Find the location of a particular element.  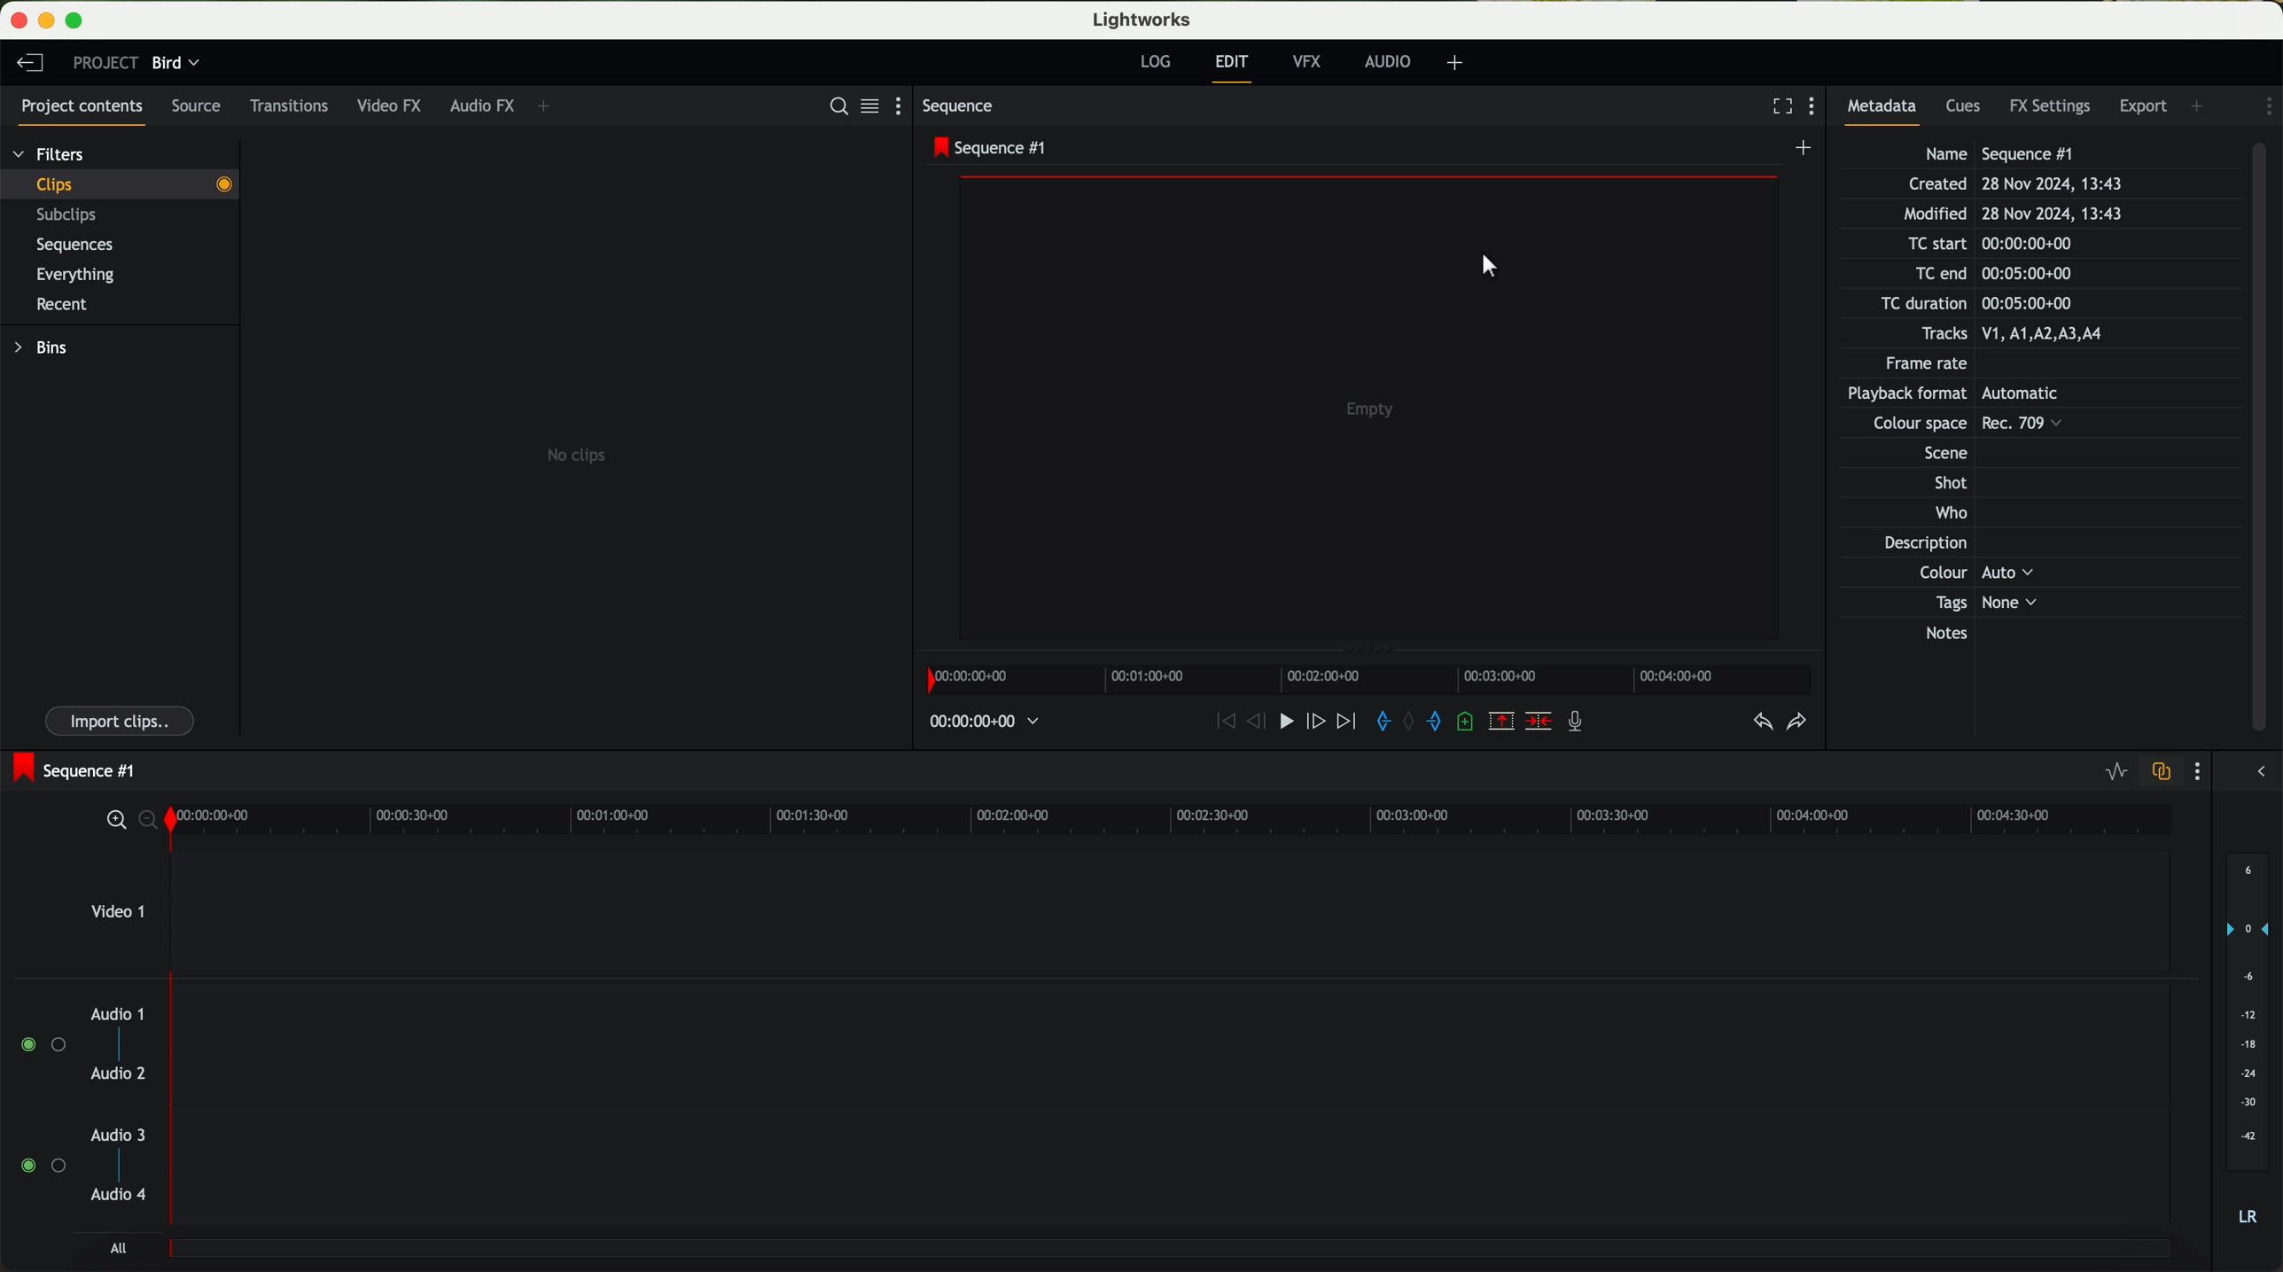

remove the marked section is located at coordinates (1504, 721).